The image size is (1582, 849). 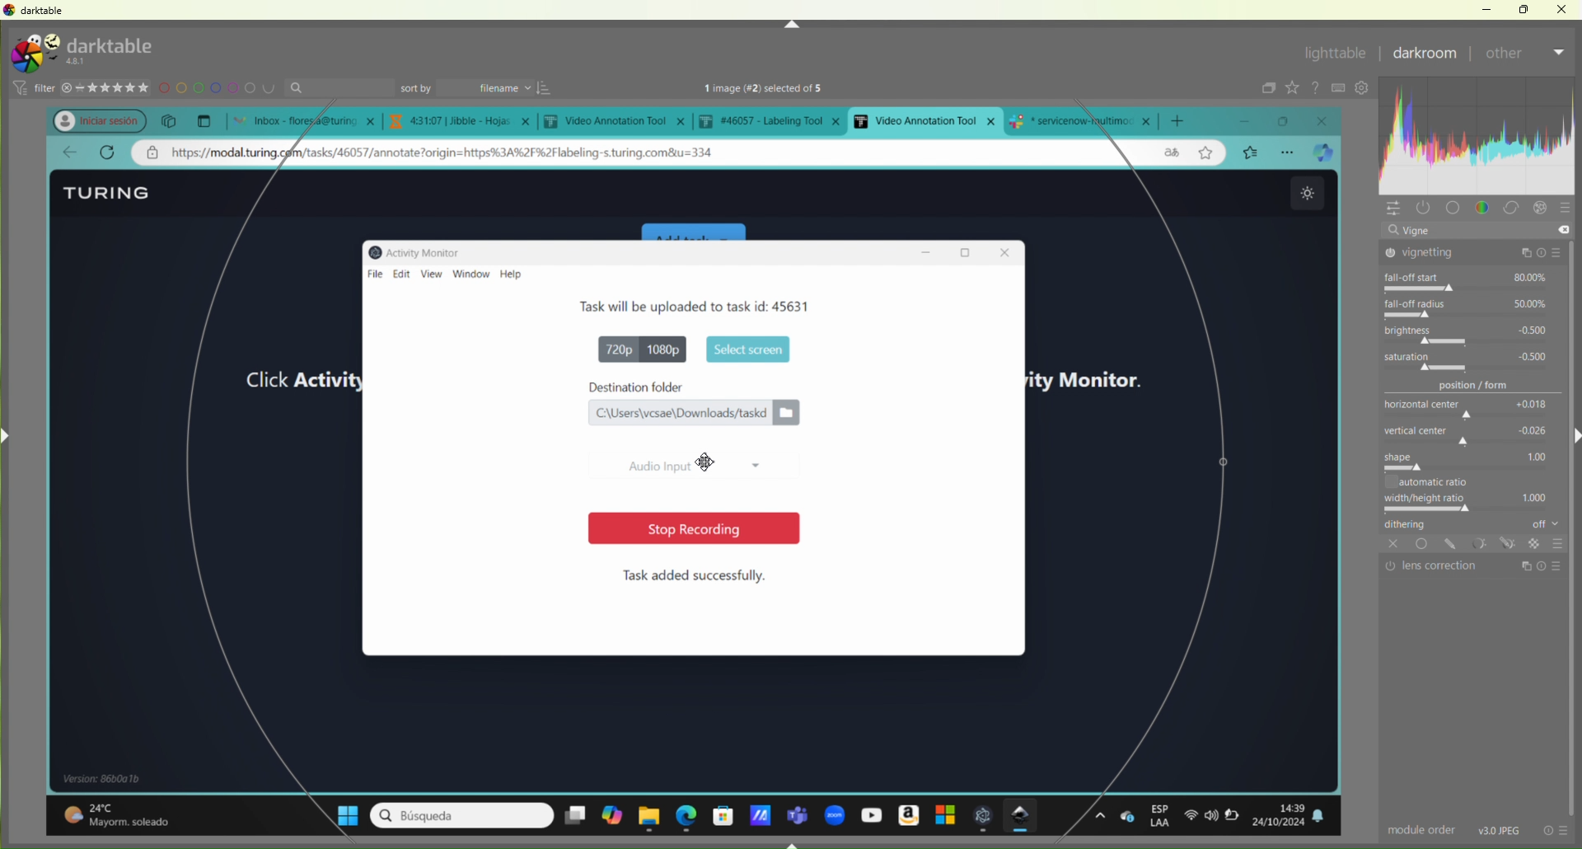 I want to click on Down, so click(x=793, y=843).